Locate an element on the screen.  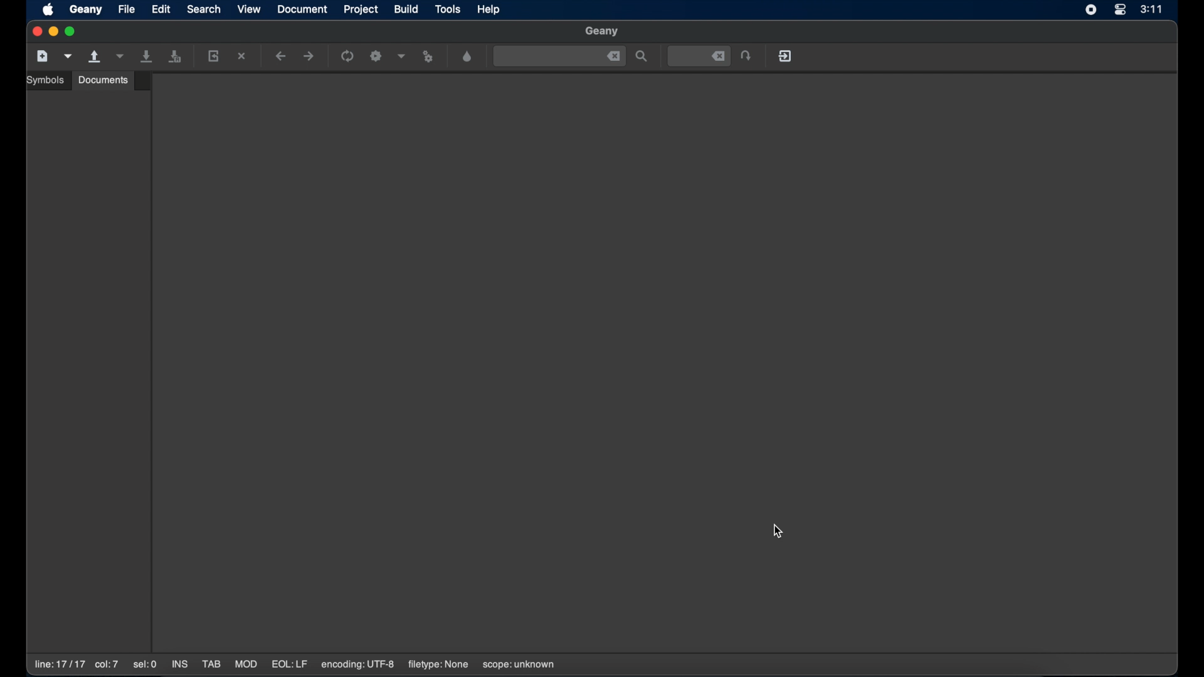
geany is located at coordinates (86, 10).